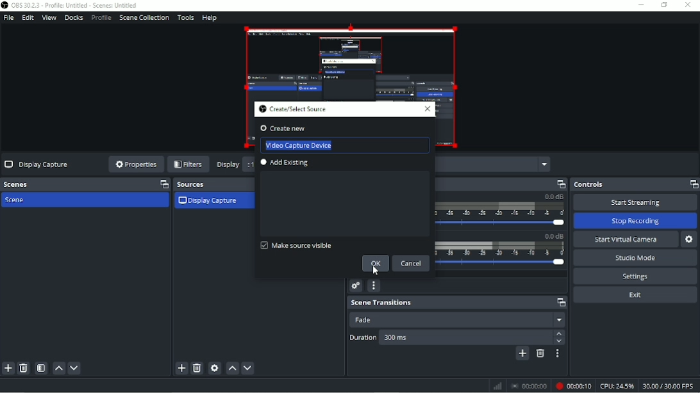  Describe the element at coordinates (456, 302) in the screenshot. I see `Scene transitions` at that location.